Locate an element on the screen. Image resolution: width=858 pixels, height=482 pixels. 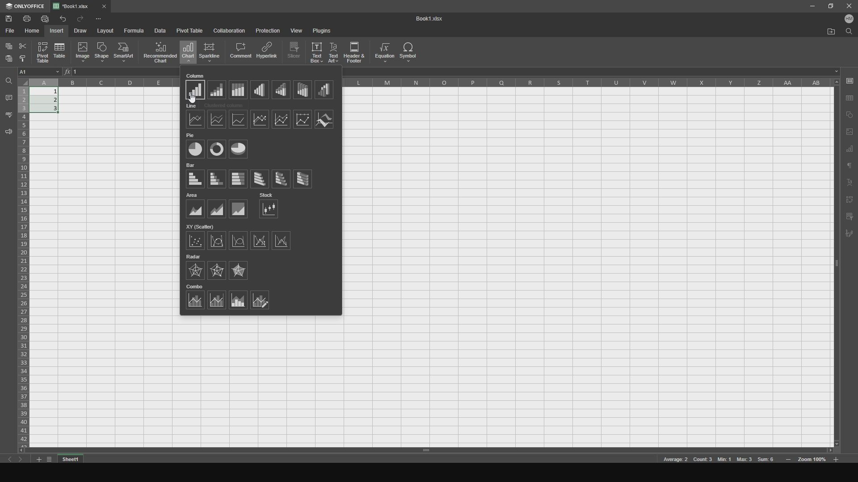
next sheet is located at coordinates (25, 461).